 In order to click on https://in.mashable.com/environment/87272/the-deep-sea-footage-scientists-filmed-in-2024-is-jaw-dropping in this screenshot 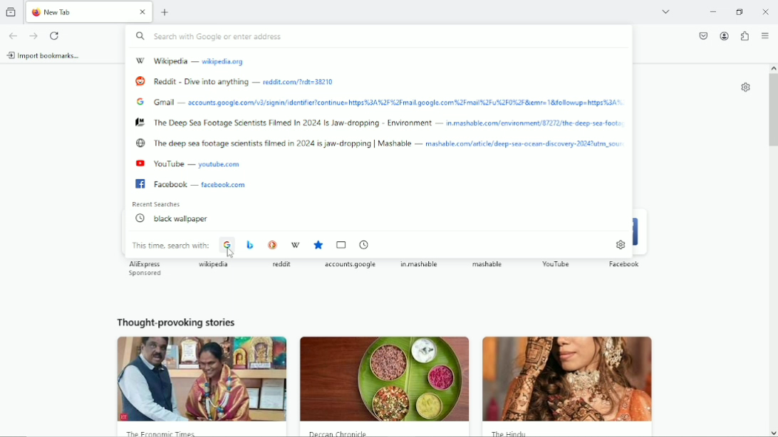, I will do `click(537, 123)`.